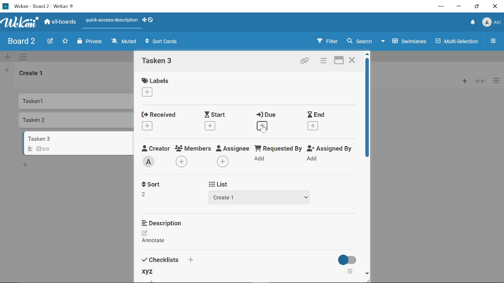  I want to click on Memebers, so click(192, 148).